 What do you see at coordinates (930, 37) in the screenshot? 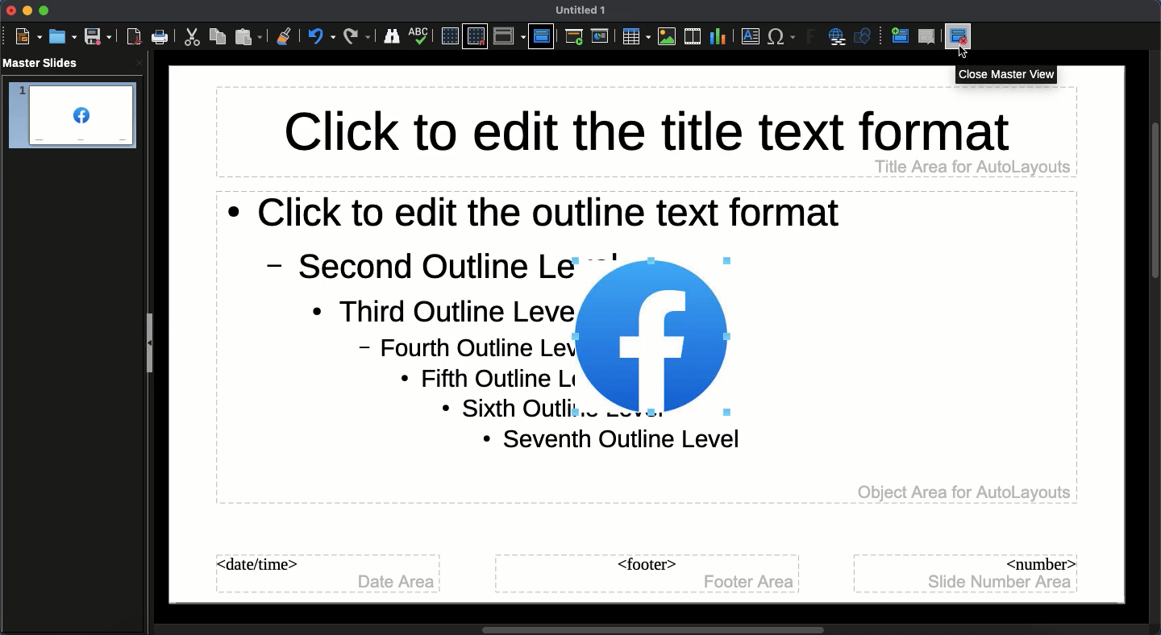
I see `Delete master` at bounding box center [930, 37].